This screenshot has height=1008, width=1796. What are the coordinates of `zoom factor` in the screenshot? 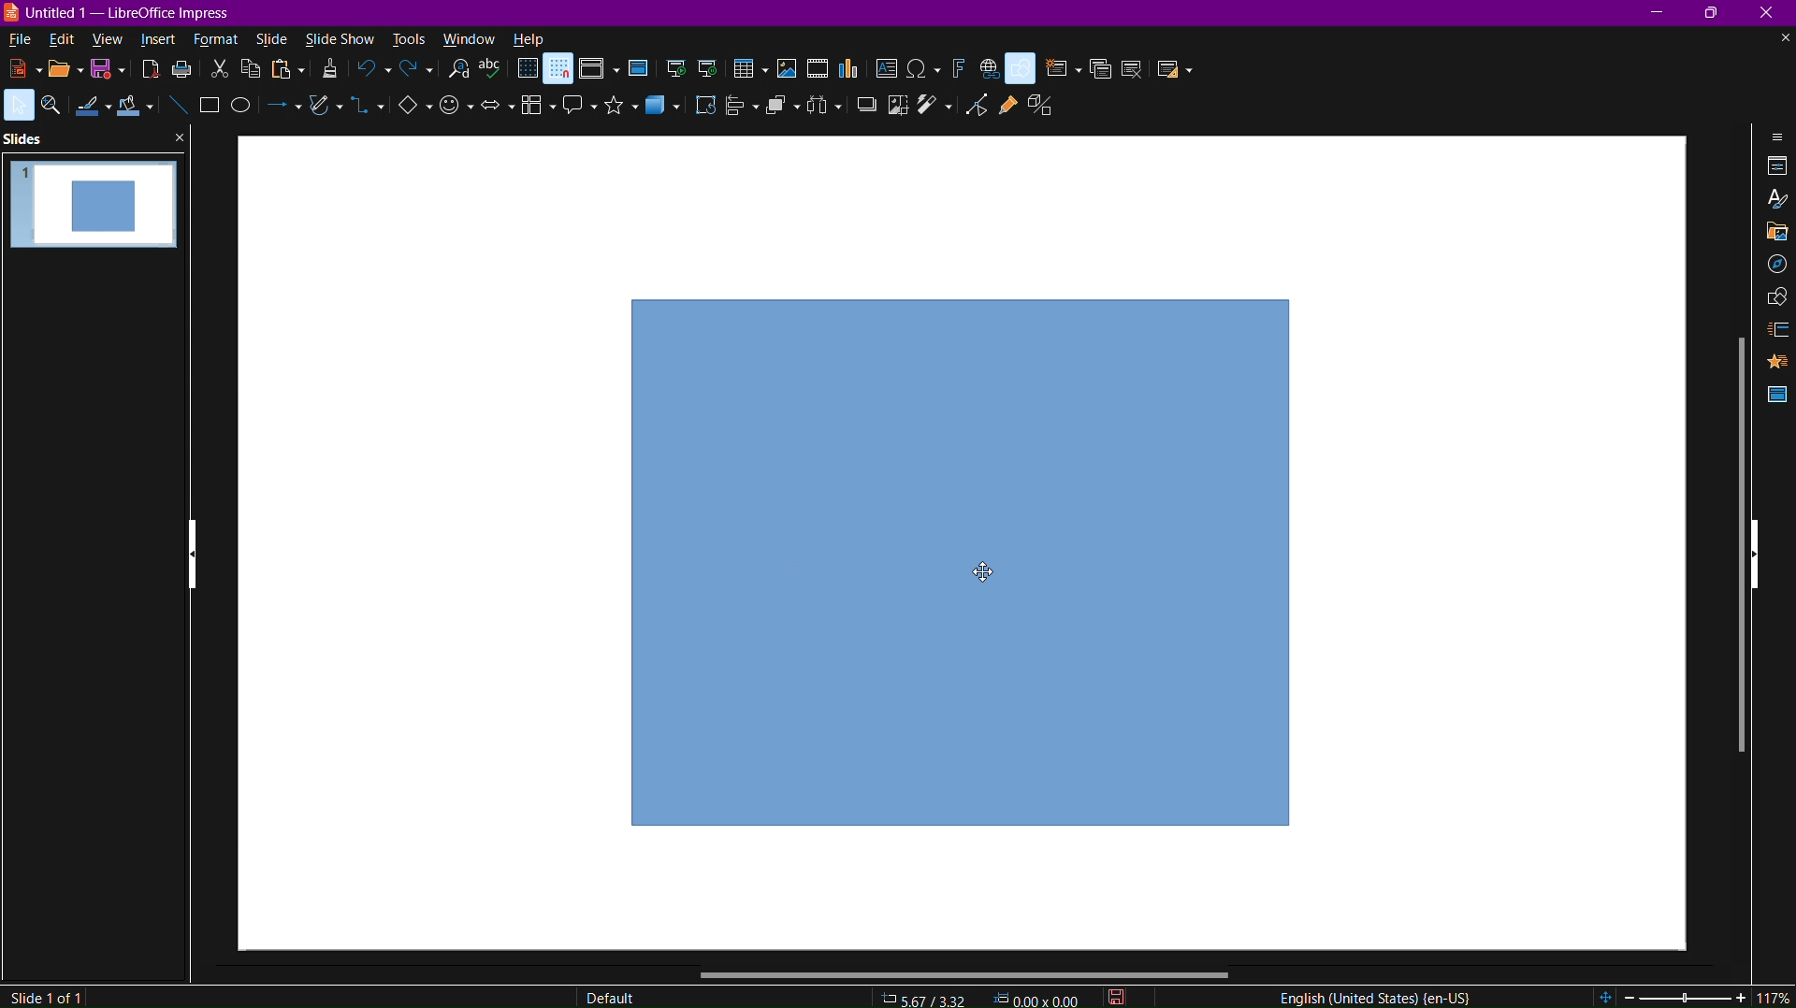 It's located at (1774, 996).